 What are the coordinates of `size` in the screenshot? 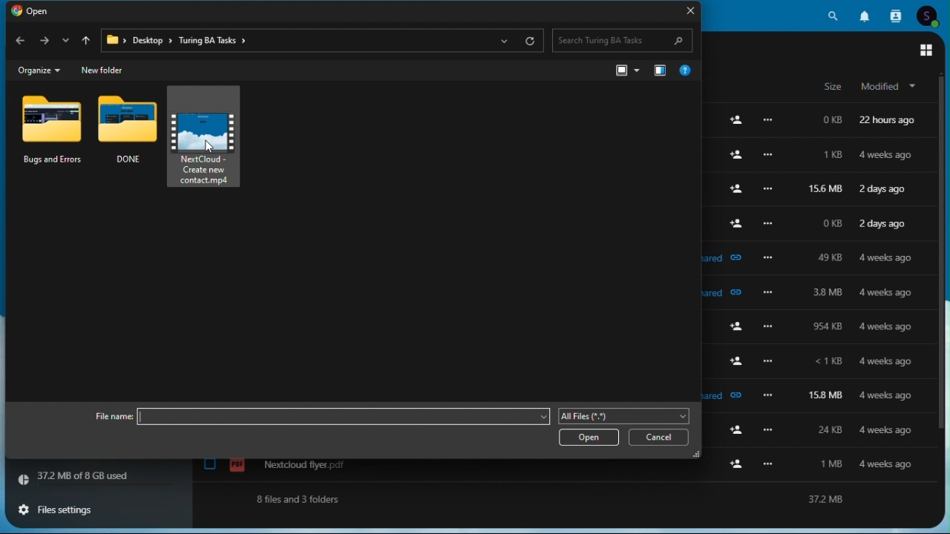 It's located at (831, 88).